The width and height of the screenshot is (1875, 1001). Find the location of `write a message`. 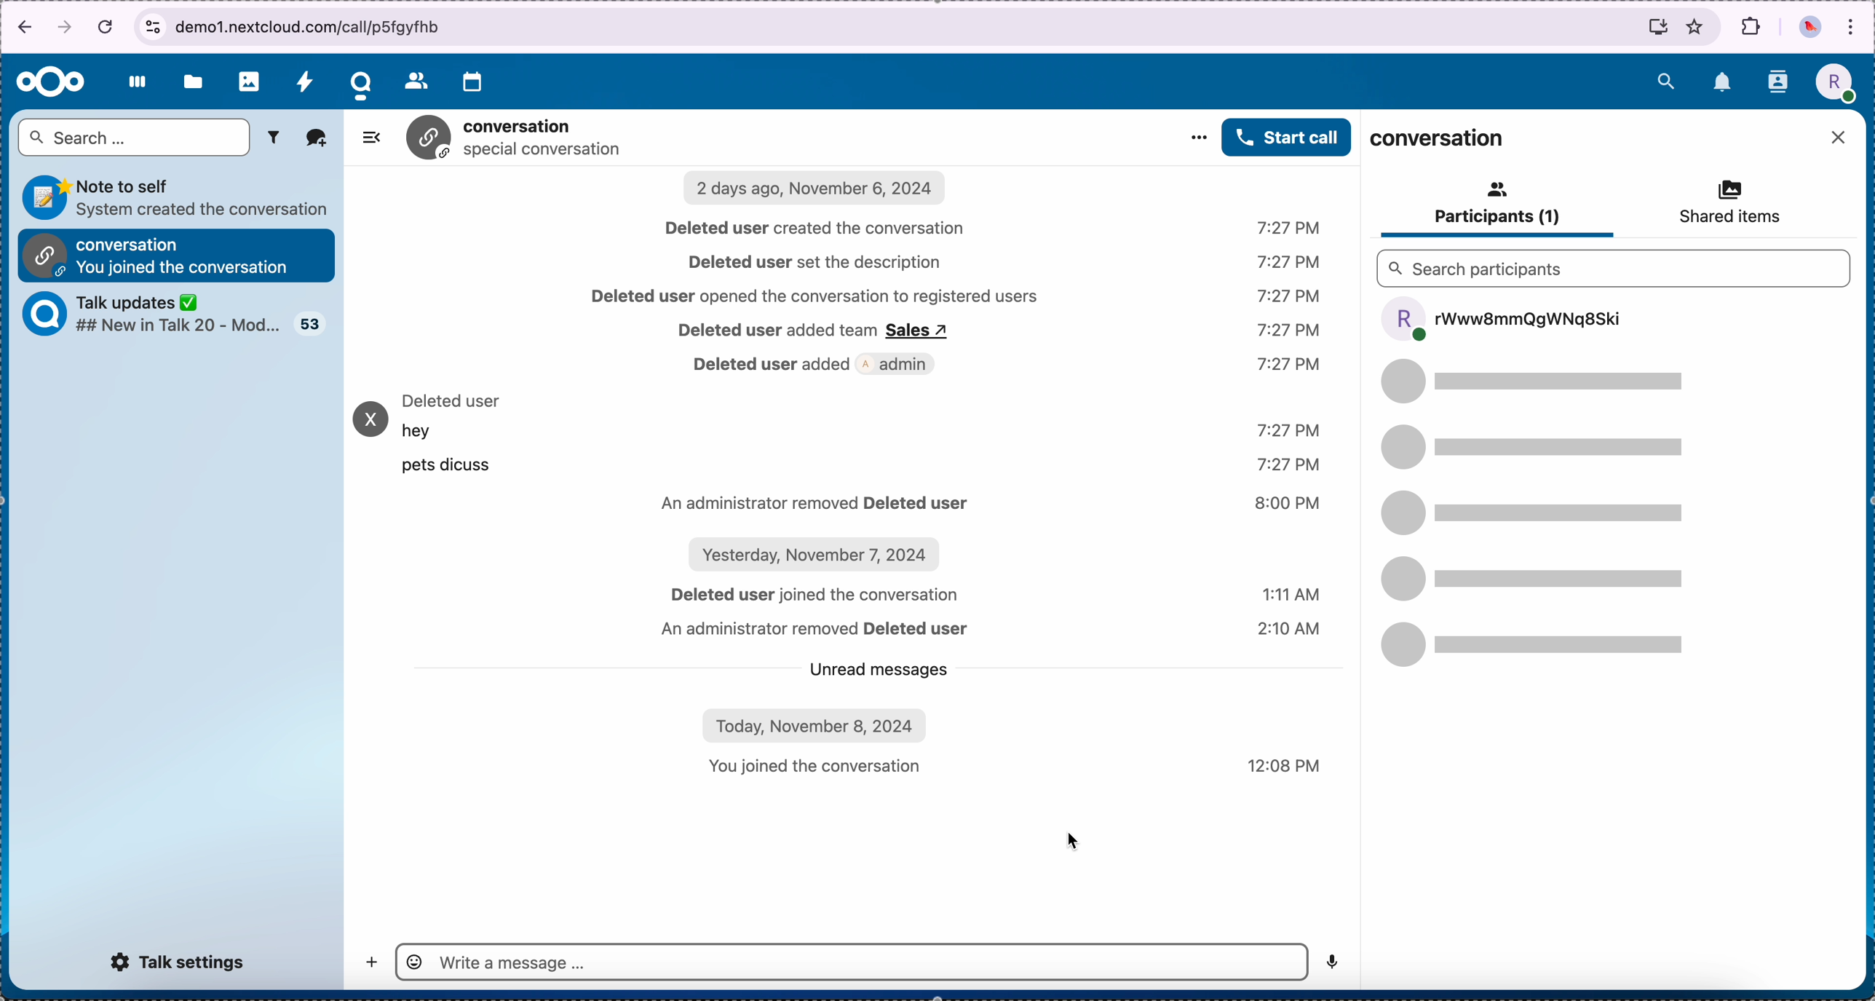

write a message is located at coordinates (852, 962).